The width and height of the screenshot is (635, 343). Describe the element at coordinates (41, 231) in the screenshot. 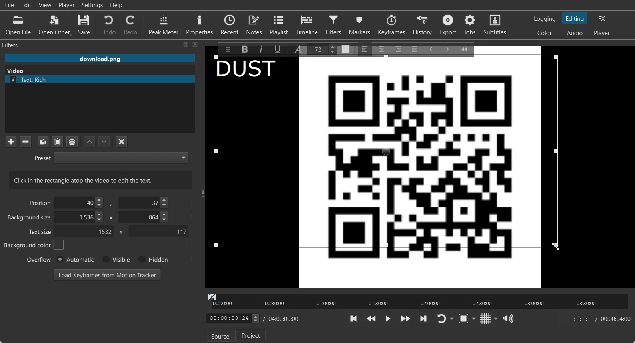

I see `Text size` at that location.